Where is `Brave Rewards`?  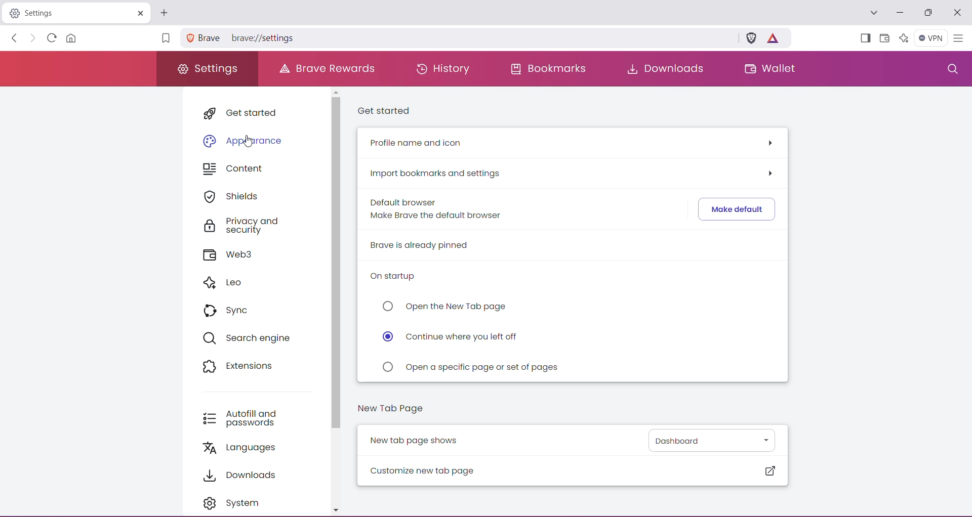
Brave Rewards is located at coordinates (329, 68).